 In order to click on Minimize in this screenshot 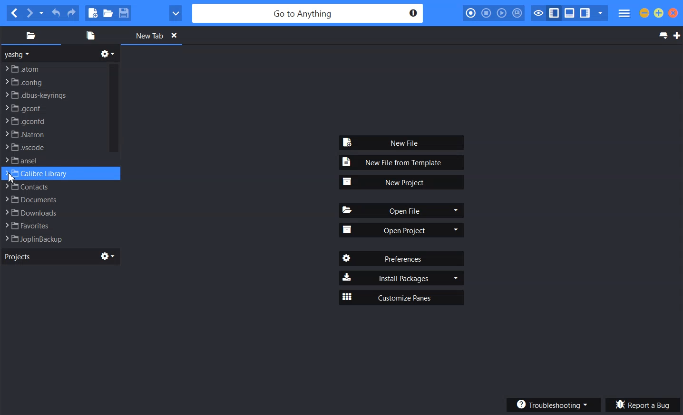, I will do `click(644, 13)`.